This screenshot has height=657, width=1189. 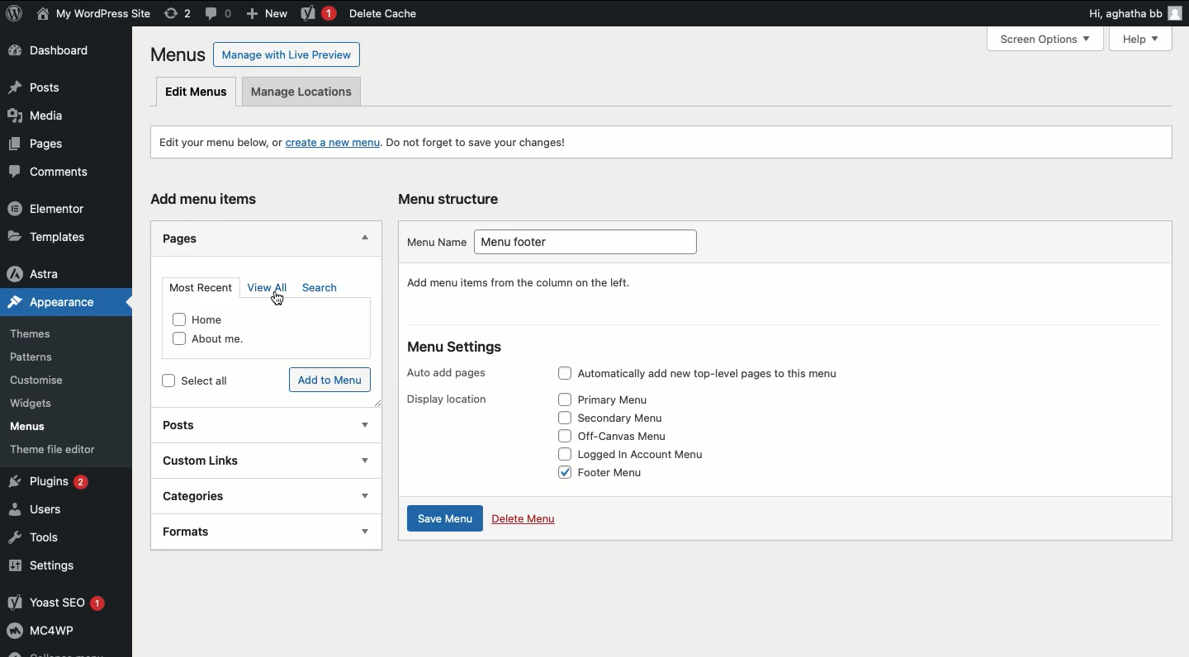 What do you see at coordinates (631, 419) in the screenshot?
I see `Secondary menu` at bounding box center [631, 419].